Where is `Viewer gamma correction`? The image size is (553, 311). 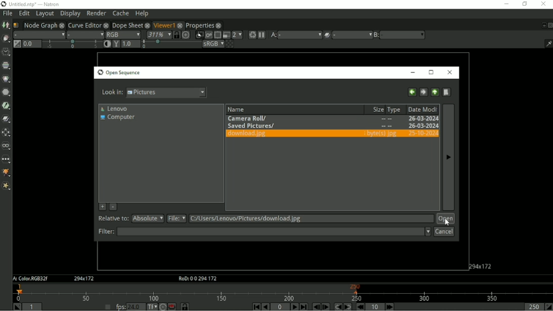 Viewer gamma correction is located at coordinates (131, 44).